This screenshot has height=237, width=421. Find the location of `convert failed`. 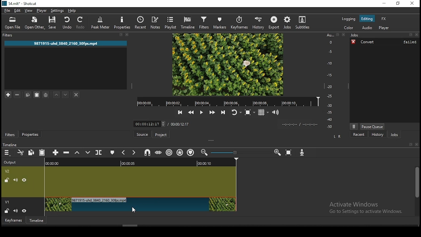

convert failed is located at coordinates (384, 42).